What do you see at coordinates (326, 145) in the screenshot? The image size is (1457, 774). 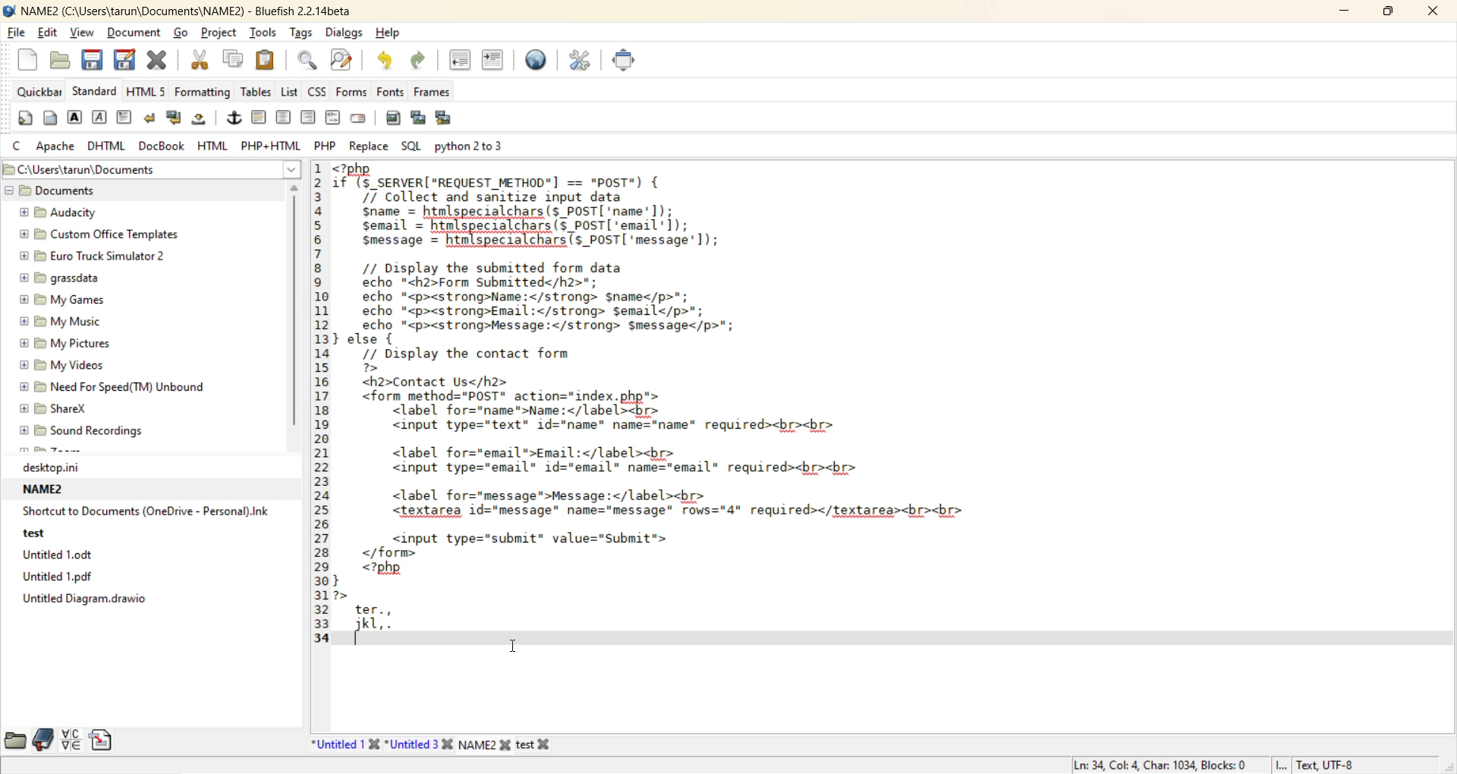 I see `php` at bounding box center [326, 145].